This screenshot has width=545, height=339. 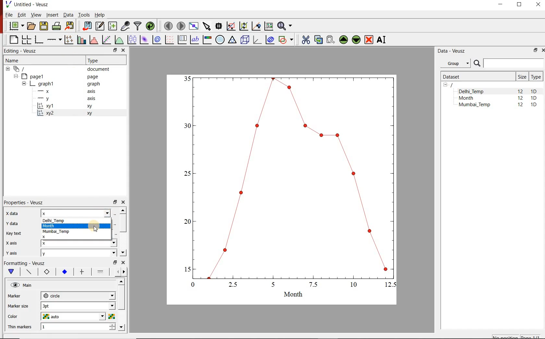 I want to click on restore, so click(x=115, y=50).